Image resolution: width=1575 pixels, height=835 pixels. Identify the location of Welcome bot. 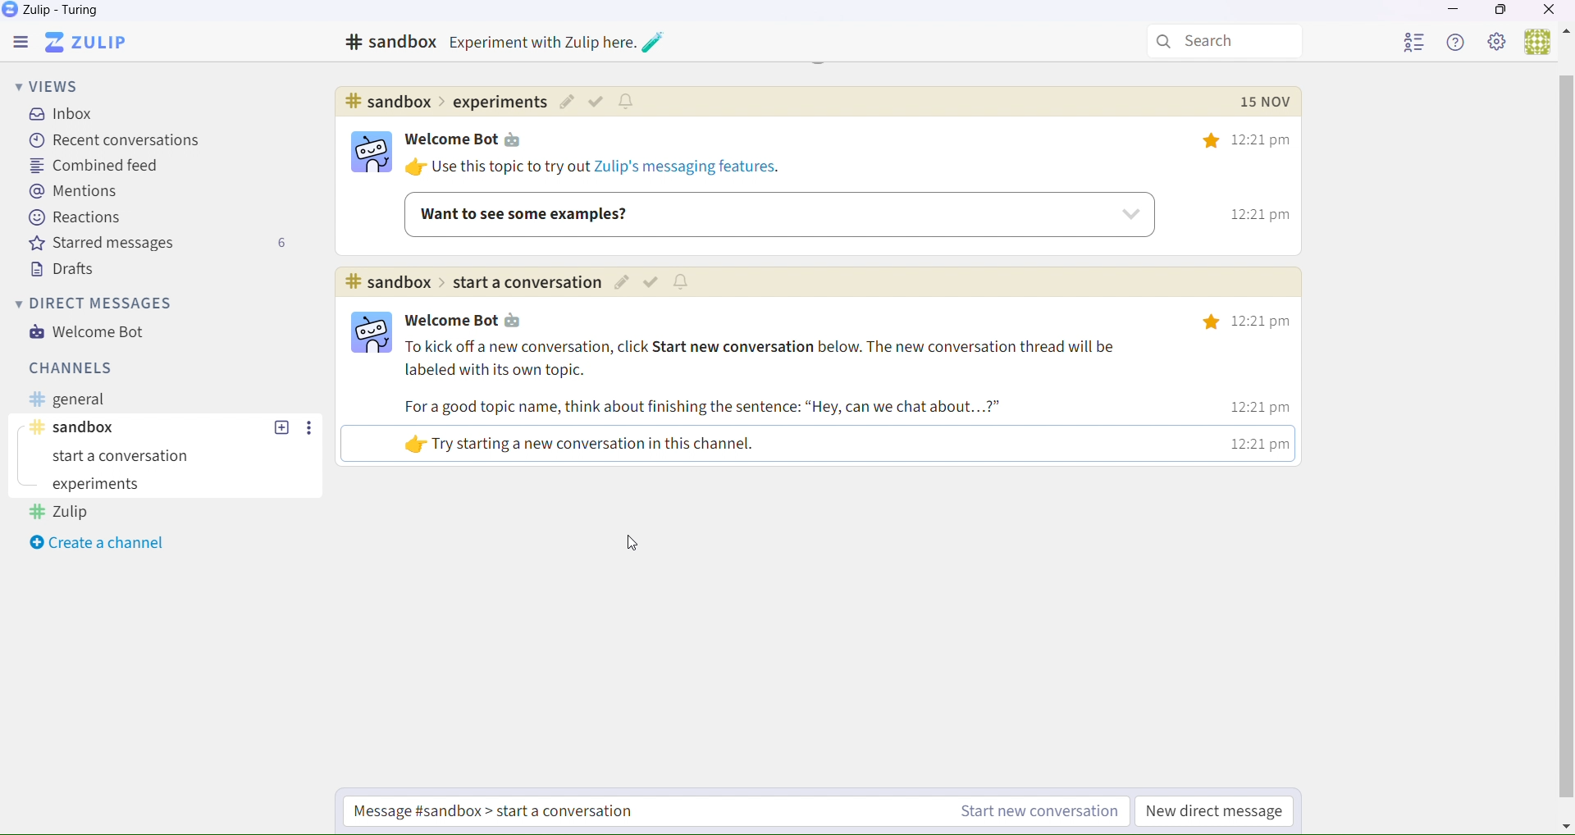
(96, 335).